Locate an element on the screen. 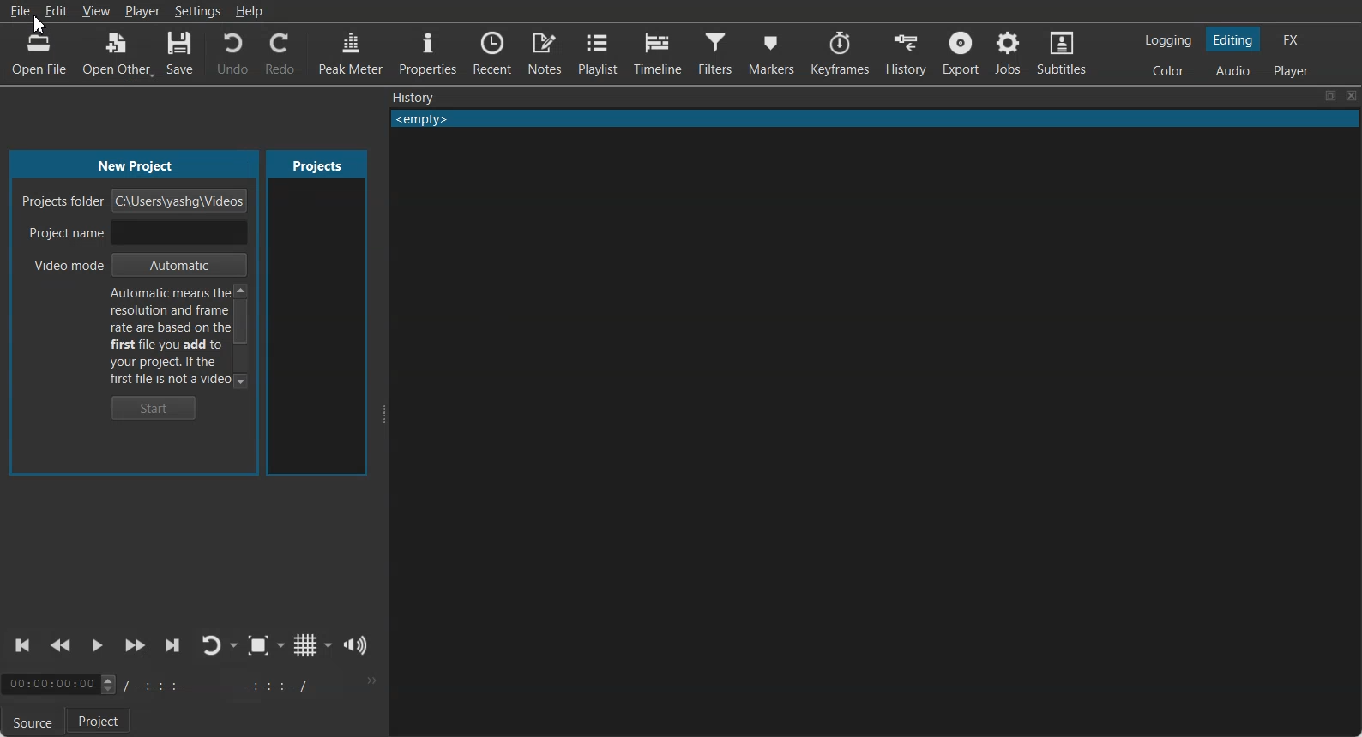 The image size is (1362, 737). Projects is located at coordinates (316, 164).